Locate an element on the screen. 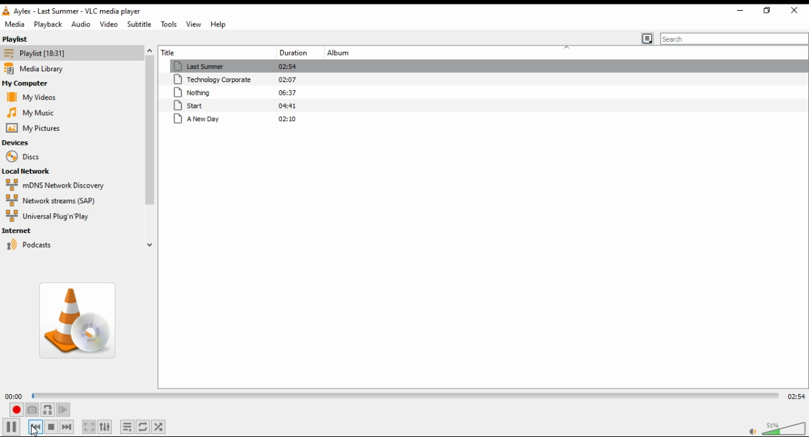 This screenshot has height=437, width=809. toggle video in fullscreen is located at coordinates (88, 427).